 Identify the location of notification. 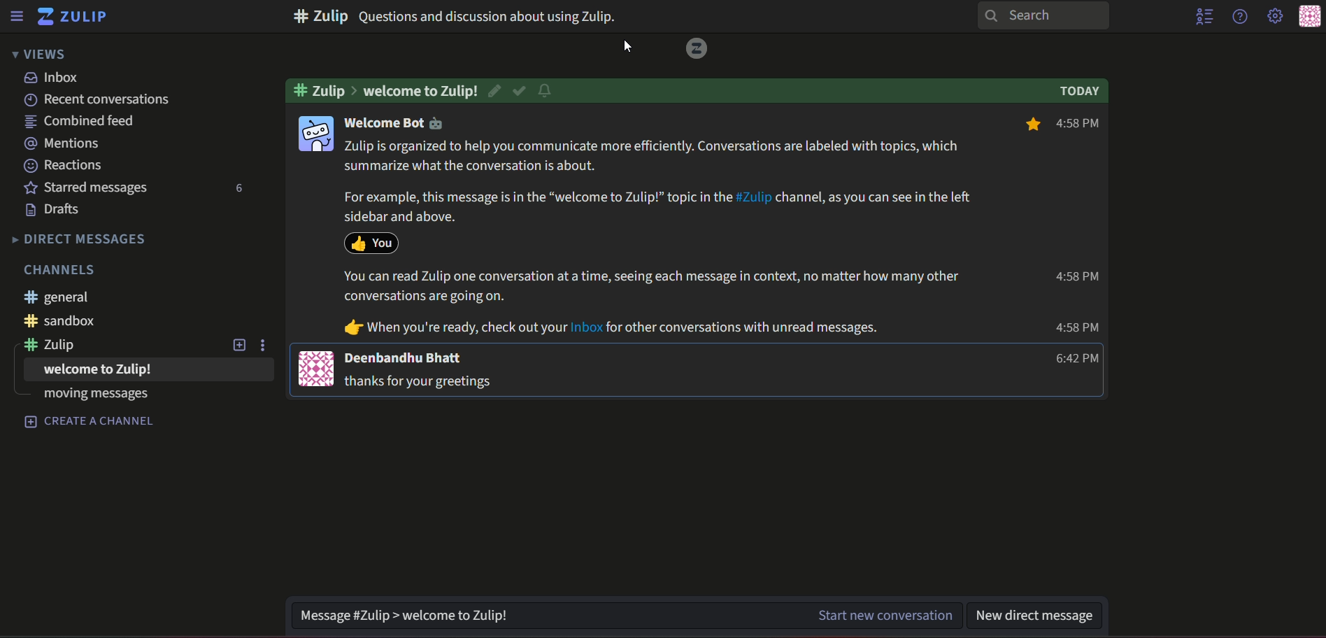
(549, 90).